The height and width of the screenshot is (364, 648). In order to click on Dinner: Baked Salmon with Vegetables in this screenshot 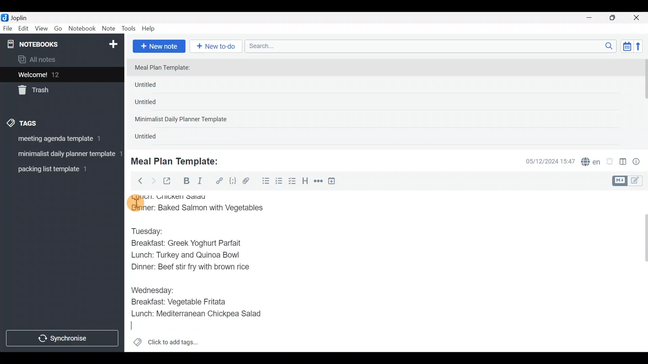, I will do `click(201, 209)`.